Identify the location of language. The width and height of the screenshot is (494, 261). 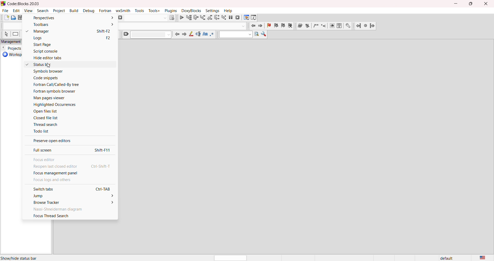
(485, 258).